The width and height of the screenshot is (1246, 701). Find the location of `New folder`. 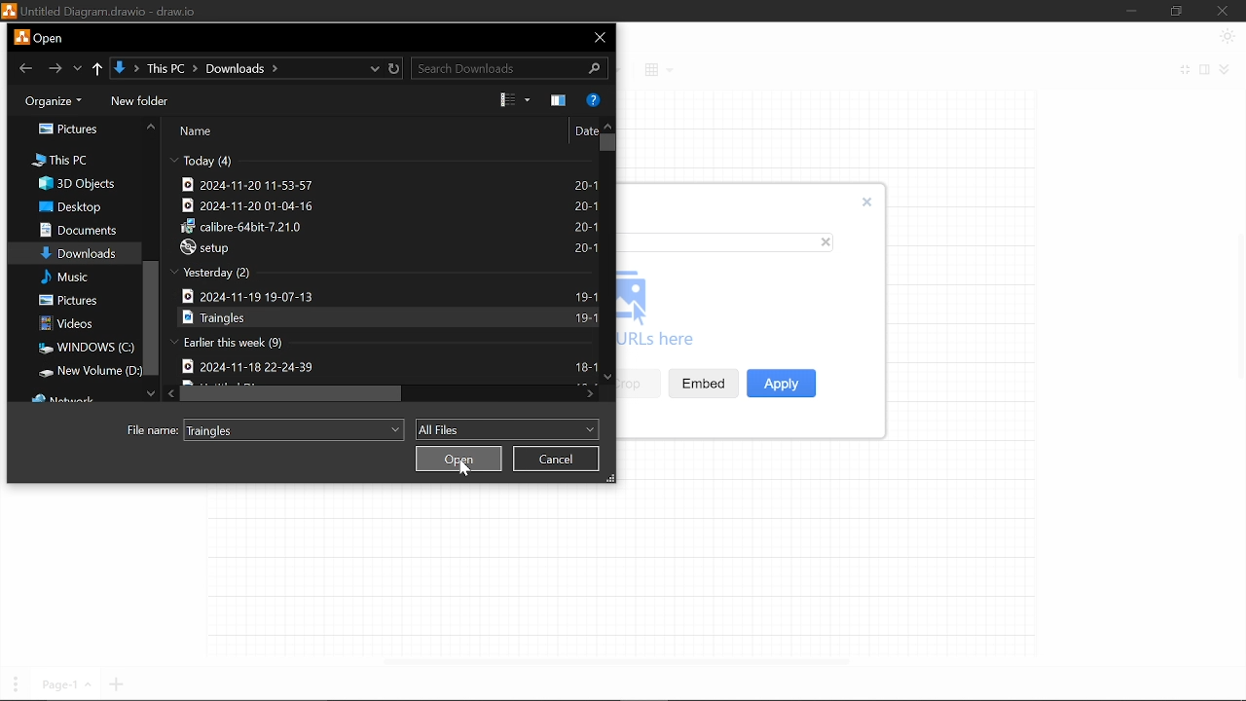

New folder is located at coordinates (138, 102).